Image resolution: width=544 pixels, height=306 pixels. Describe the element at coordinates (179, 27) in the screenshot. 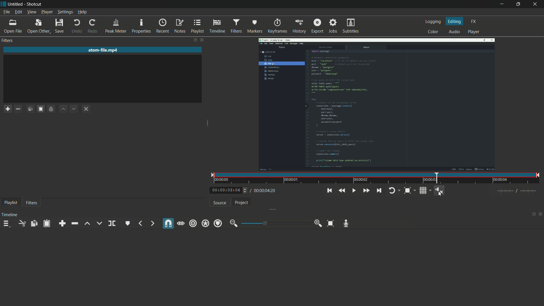

I see `notes` at that location.